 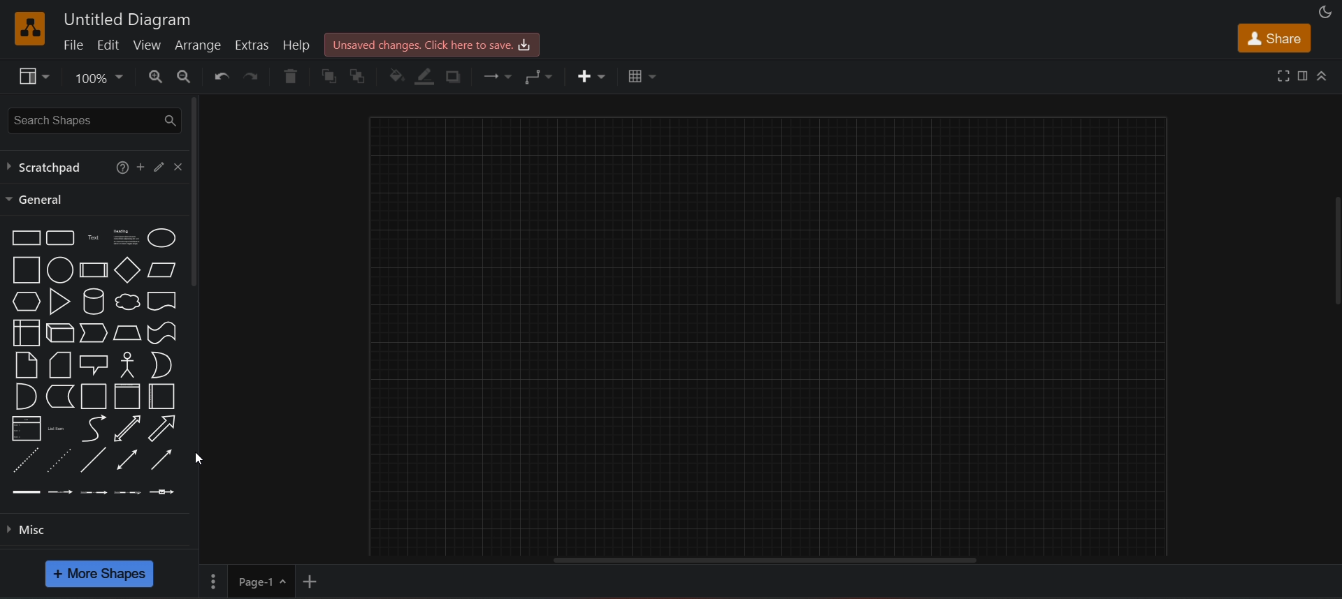 I want to click on note, so click(x=26, y=365).